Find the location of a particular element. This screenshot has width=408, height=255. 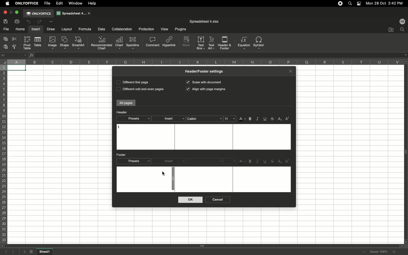

Different odd and even pages is located at coordinates (139, 90).